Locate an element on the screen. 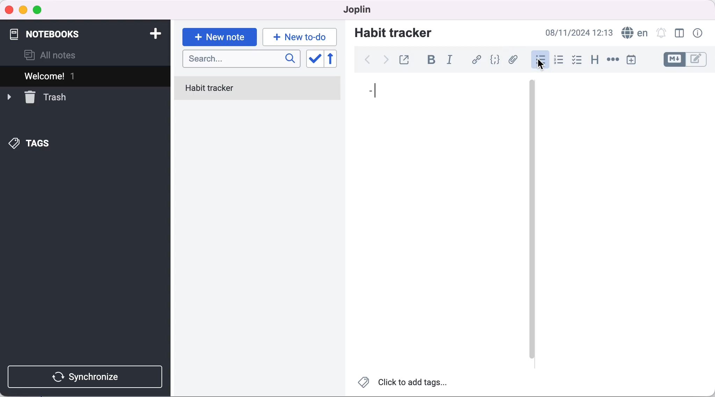 Image resolution: width=715 pixels, height=397 pixels. heading is located at coordinates (595, 60).